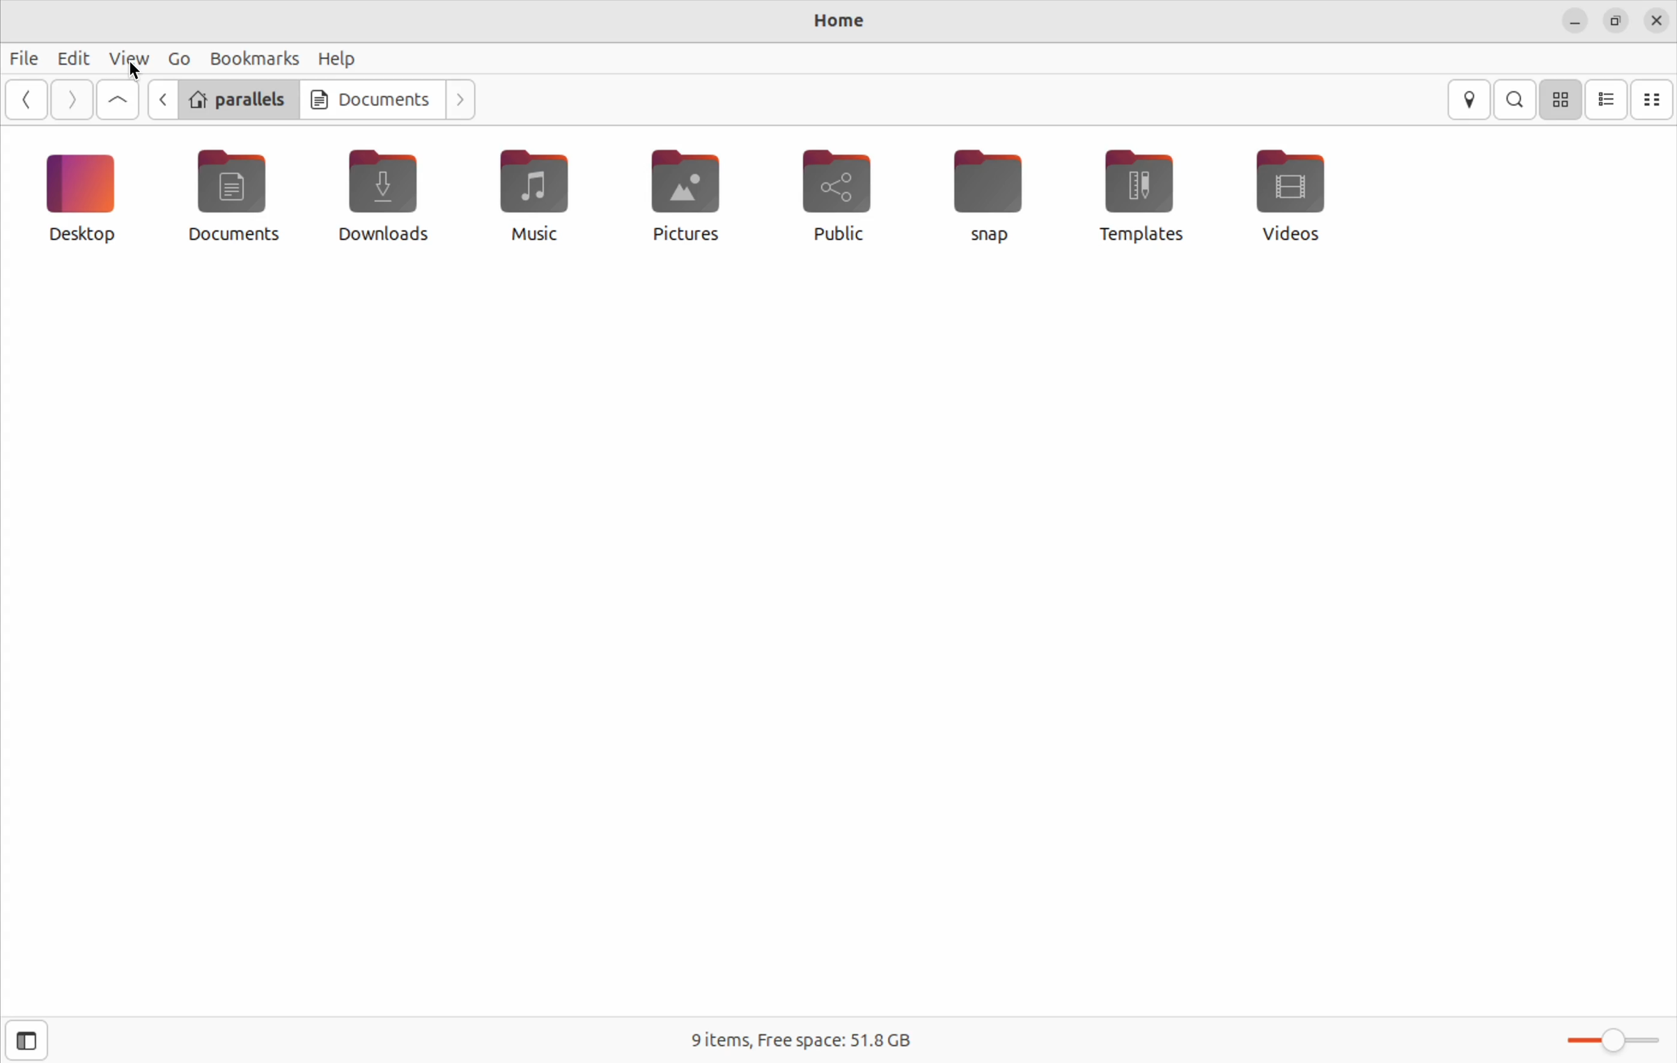 Image resolution: width=1677 pixels, height=1063 pixels. Describe the element at coordinates (464, 102) in the screenshot. I see `Go next` at that location.